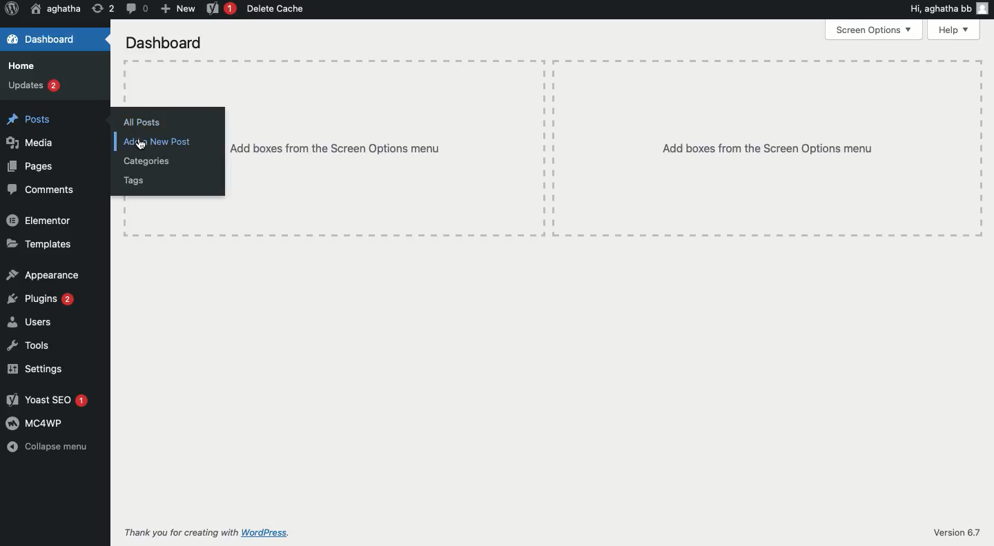 The width and height of the screenshot is (994, 546). I want to click on Templates, so click(39, 244).